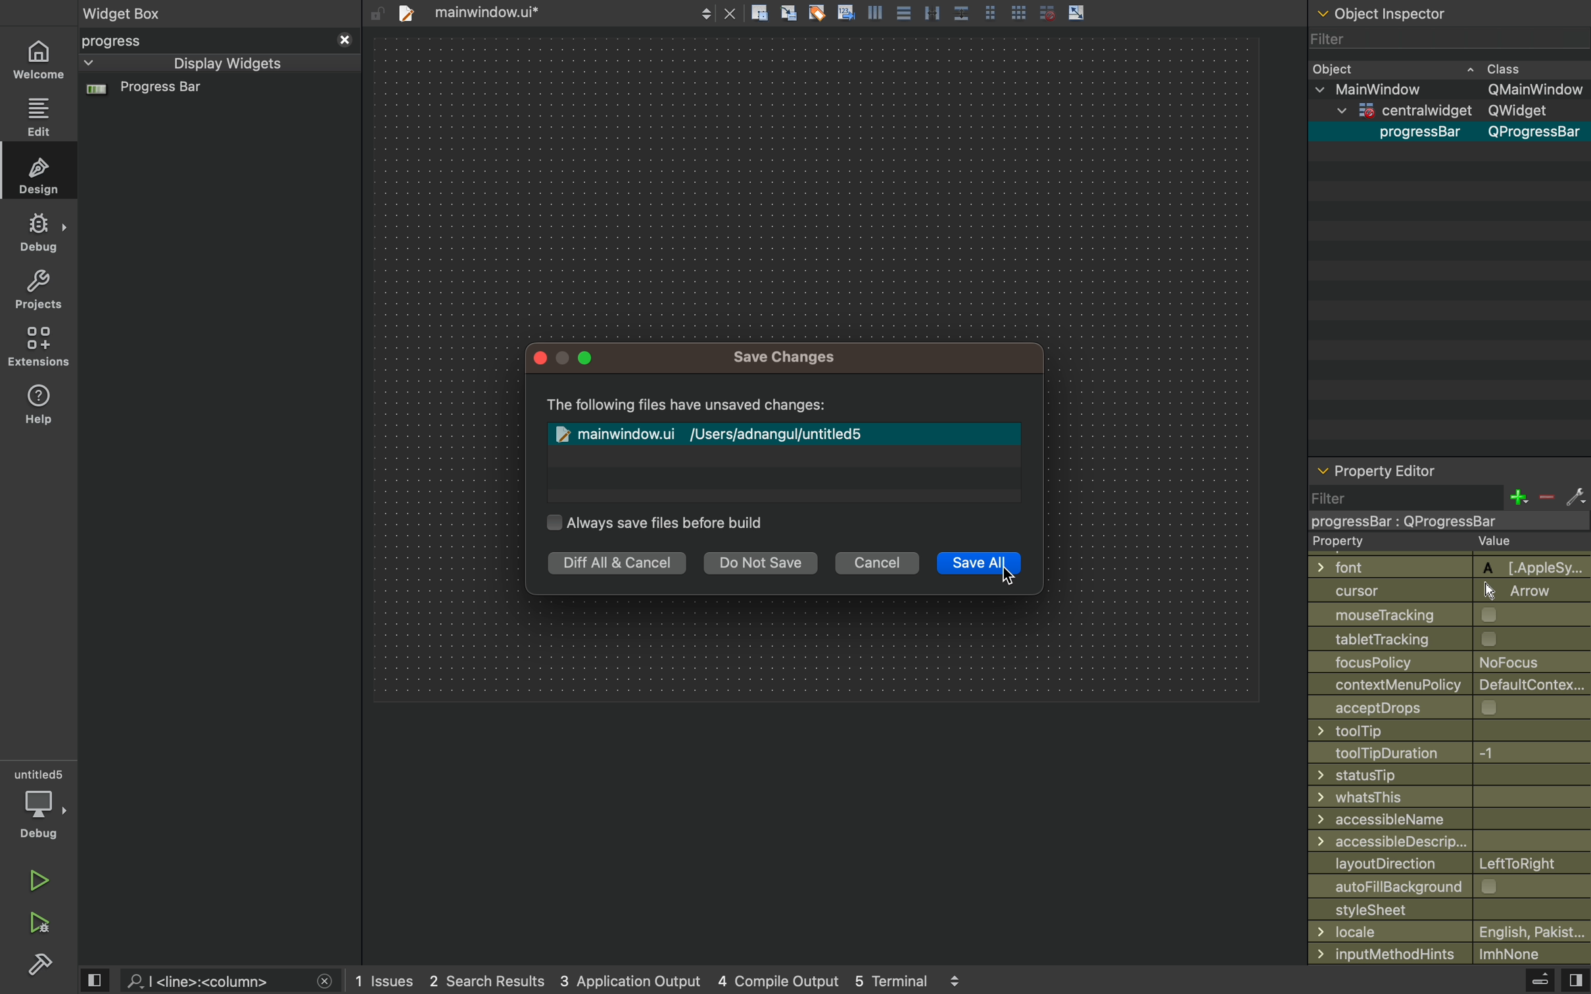  Describe the element at coordinates (1438, 661) in the screenshot. I see `focuspolicy` at that location.